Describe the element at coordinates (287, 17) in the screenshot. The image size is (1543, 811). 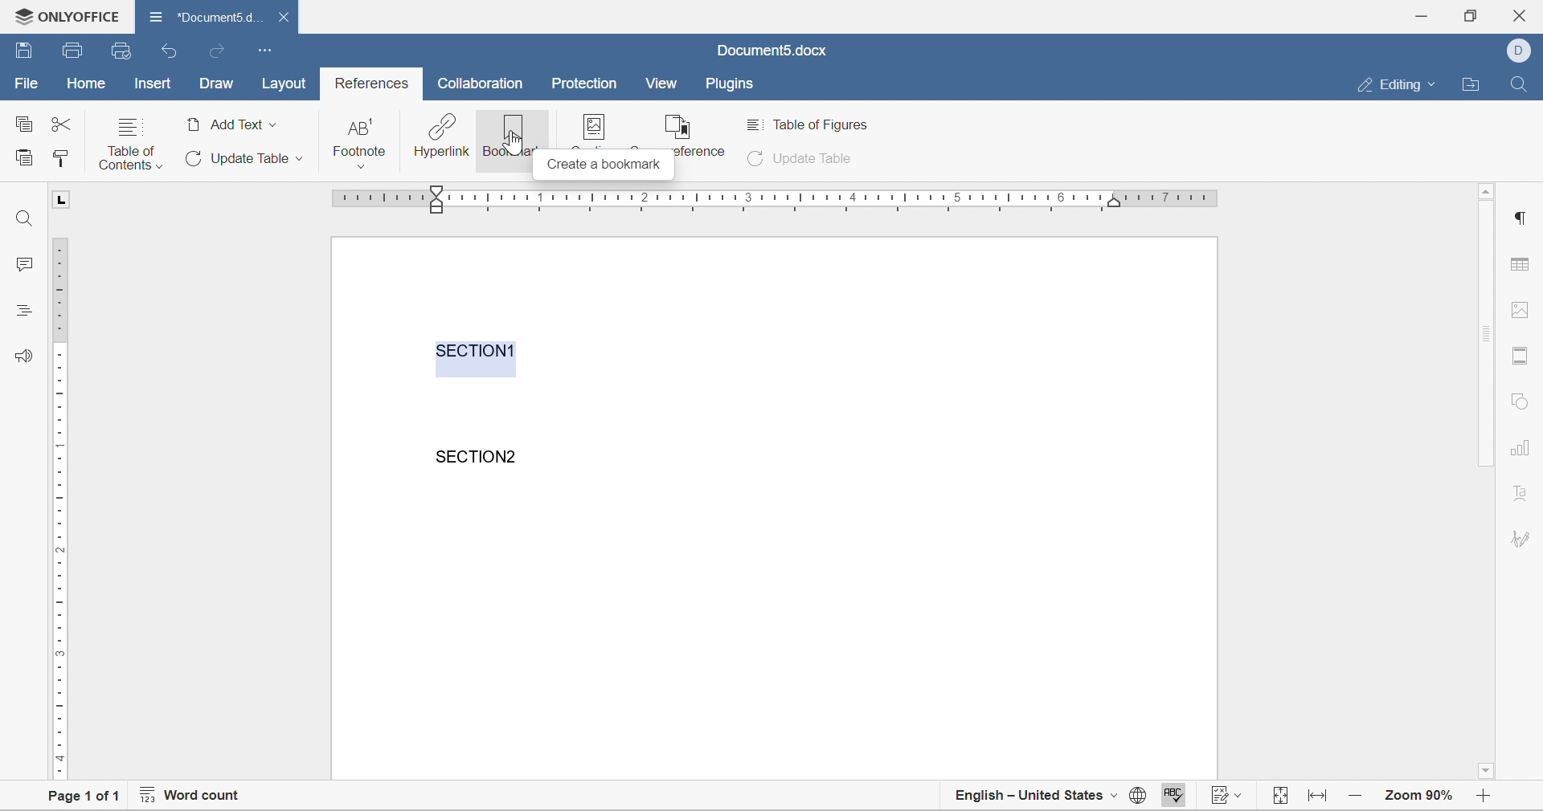
I see `close` at that location.